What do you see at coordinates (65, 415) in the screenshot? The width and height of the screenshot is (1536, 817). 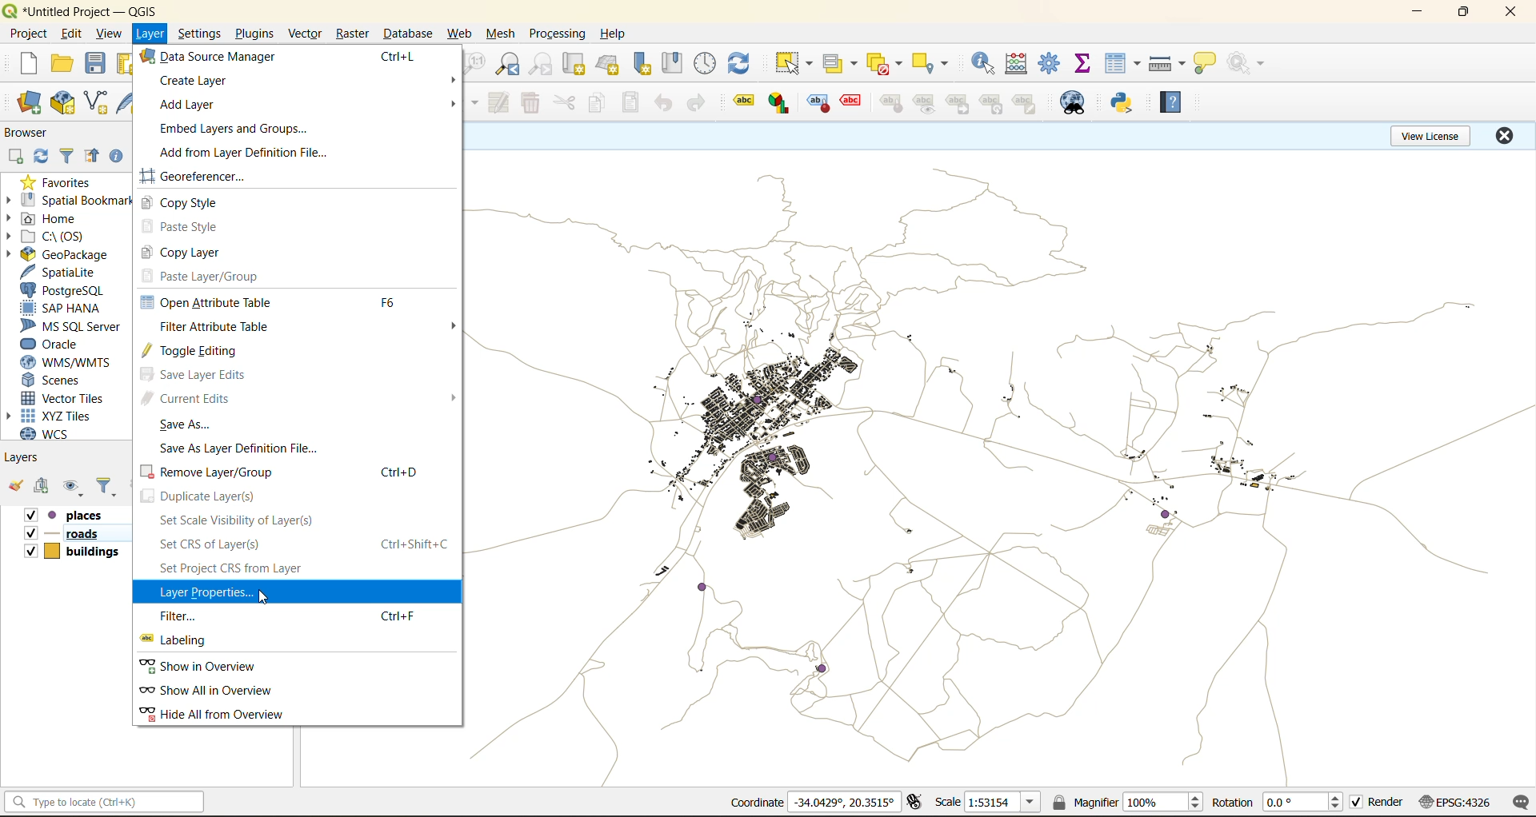 I see `xyz tiles` at bounding box center [65, 415].